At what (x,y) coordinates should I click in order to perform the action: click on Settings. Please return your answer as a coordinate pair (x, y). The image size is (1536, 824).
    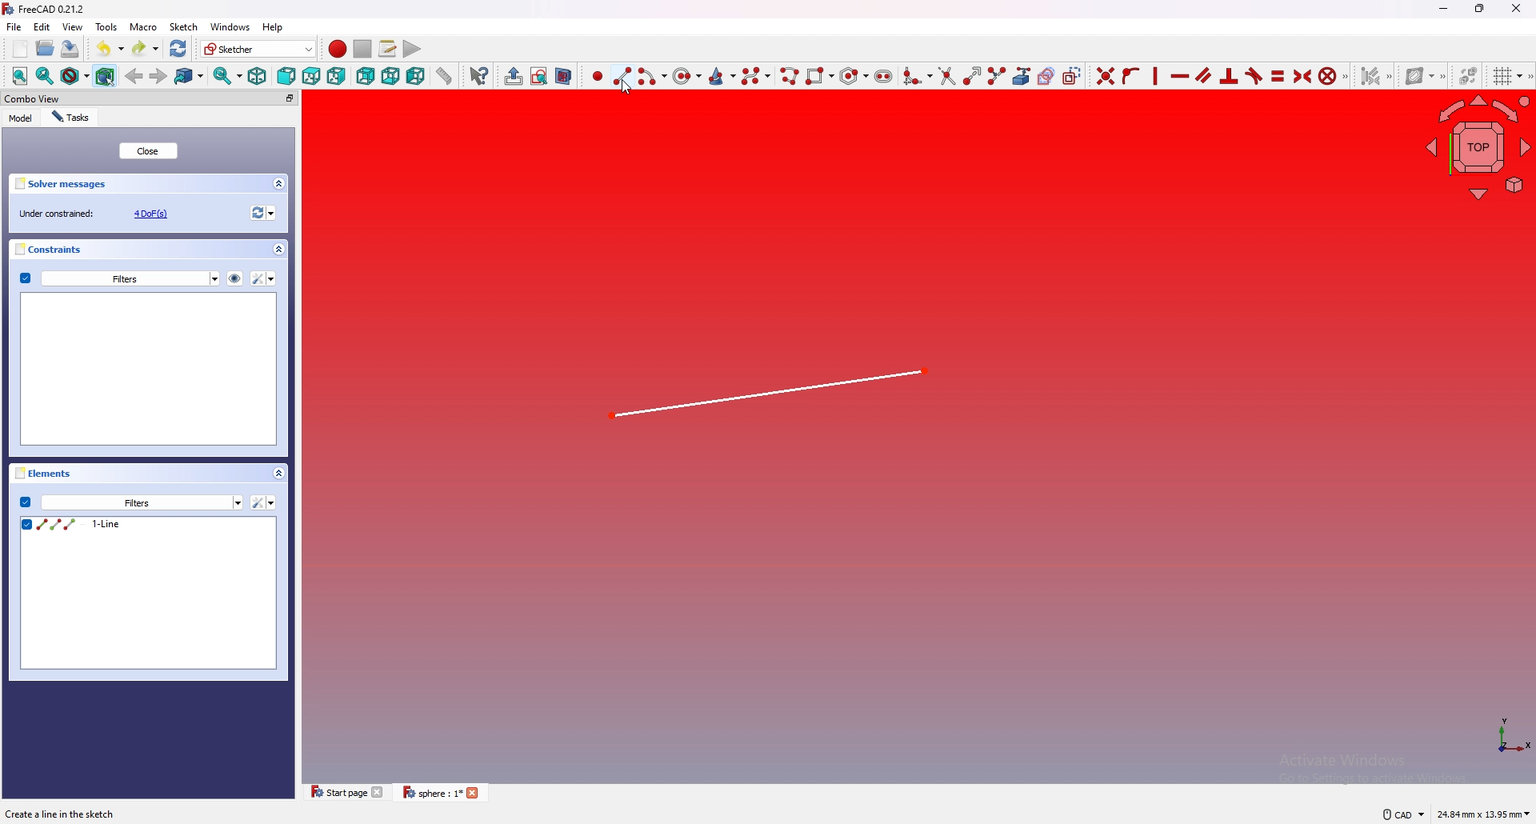
    Looking at the image, I should click on (264, 278).